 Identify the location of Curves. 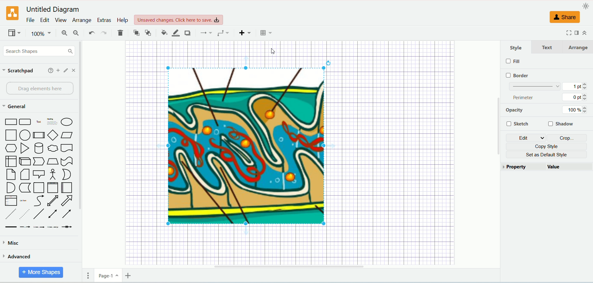
(40, 201).